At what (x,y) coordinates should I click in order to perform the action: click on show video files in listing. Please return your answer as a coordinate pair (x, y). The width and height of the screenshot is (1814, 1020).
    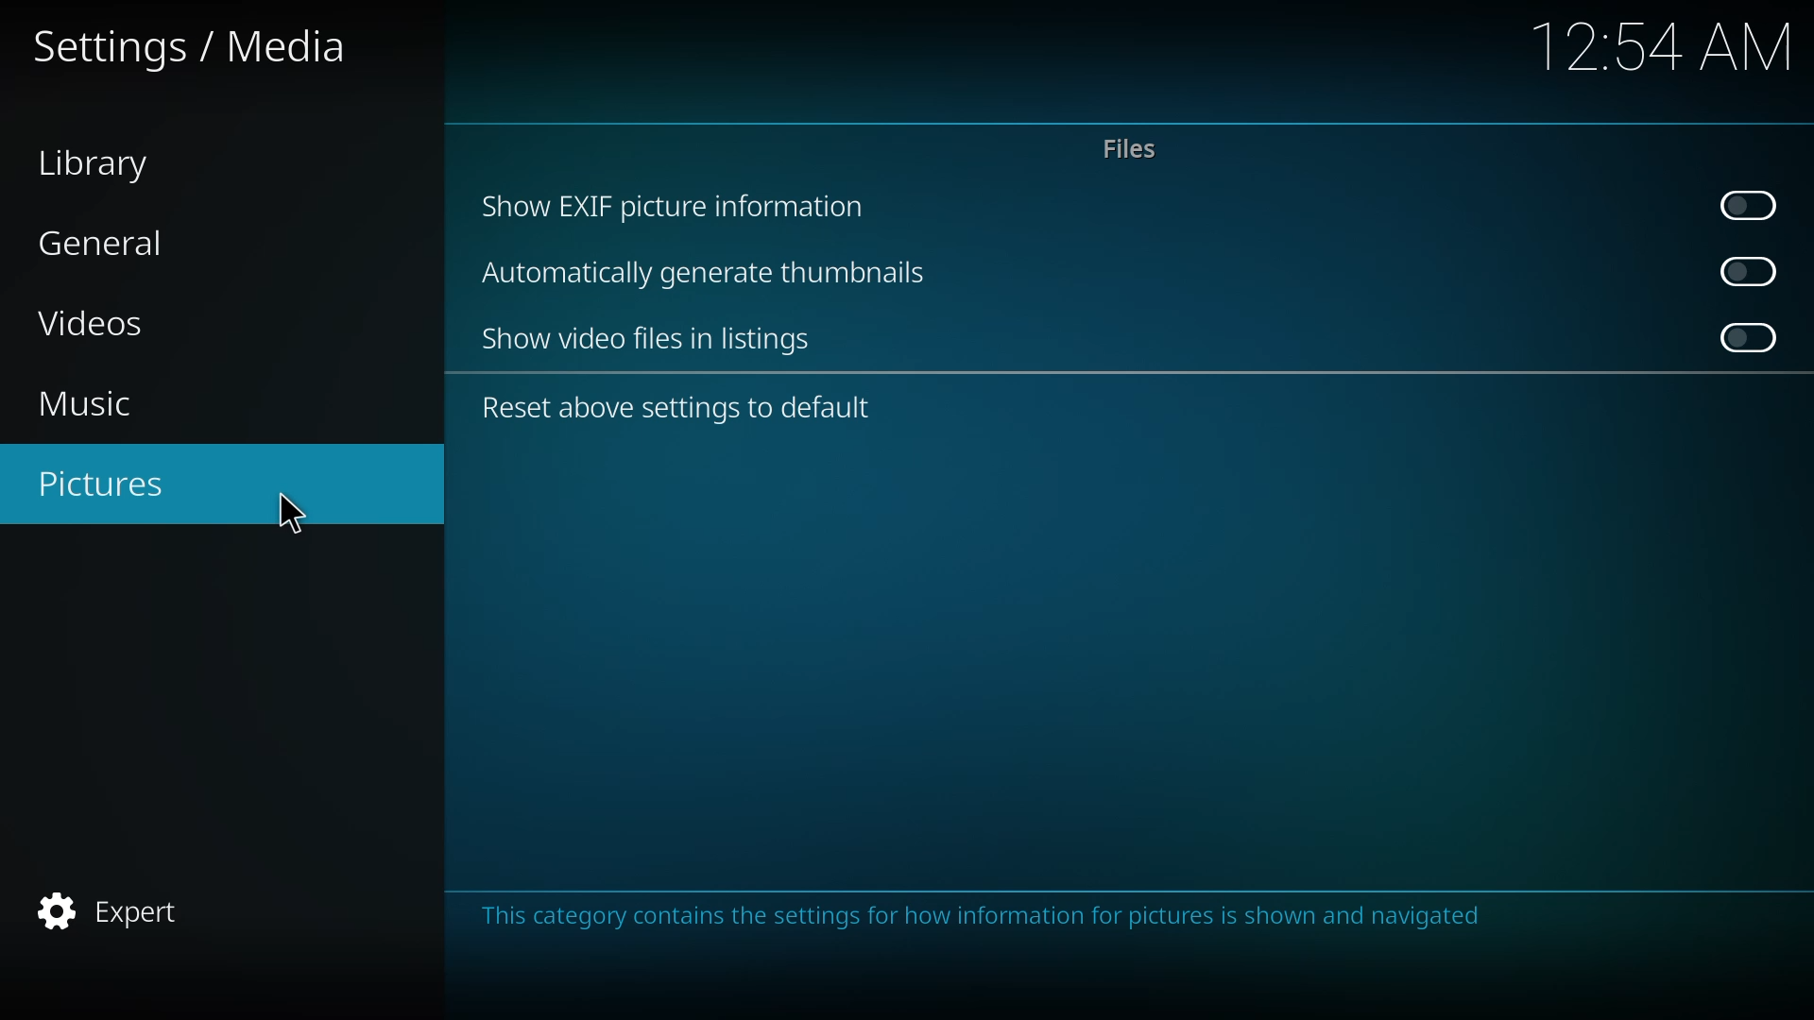
    Looking at the image, I should click on (653, 340).